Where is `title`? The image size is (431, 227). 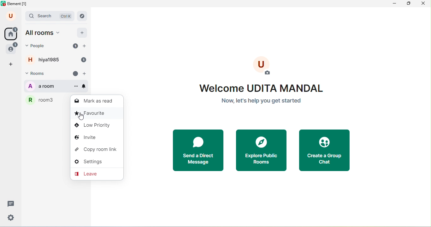 title is located at coordinates (15, 4).